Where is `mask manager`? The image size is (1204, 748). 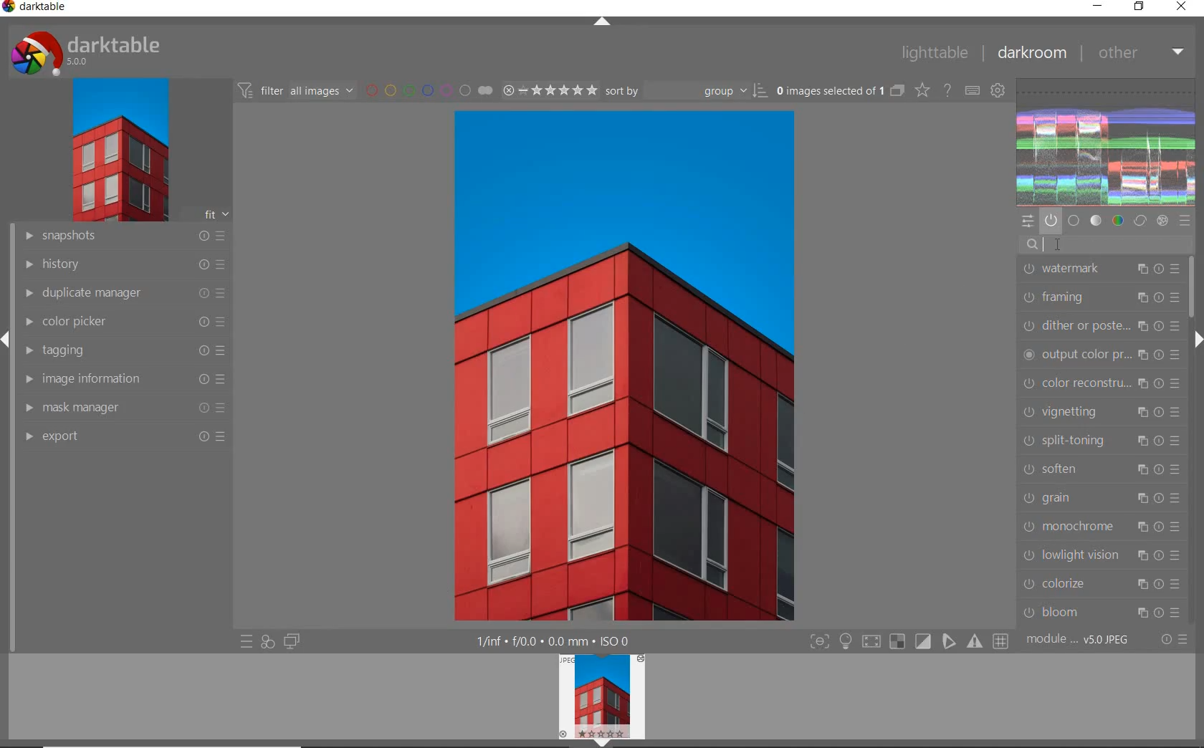 mask manager is located at coordinates (125, 408).